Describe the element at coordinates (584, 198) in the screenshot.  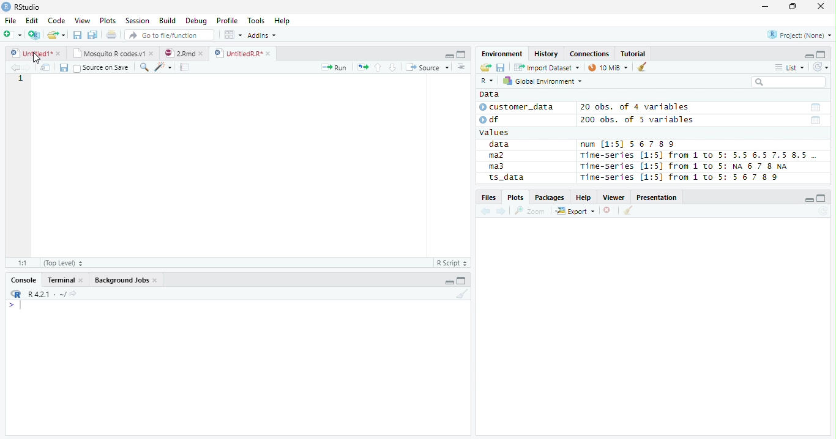
I see `Help` at that location.